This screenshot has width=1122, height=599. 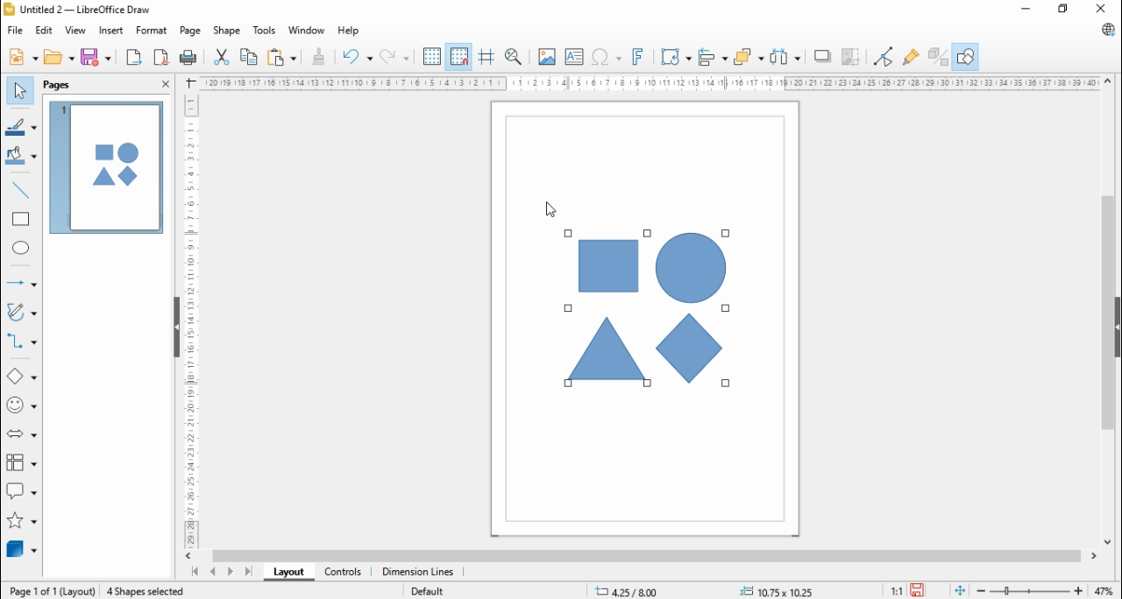 What do you see at coordinates (692, 349) in the screenshot?
I see `shape 4` at bounding box center [692, 349].